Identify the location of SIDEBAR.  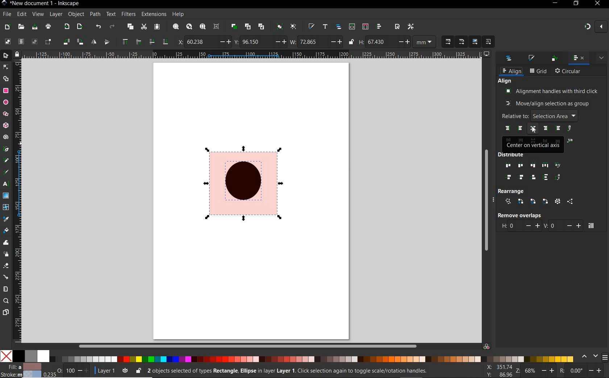
(605, 357).